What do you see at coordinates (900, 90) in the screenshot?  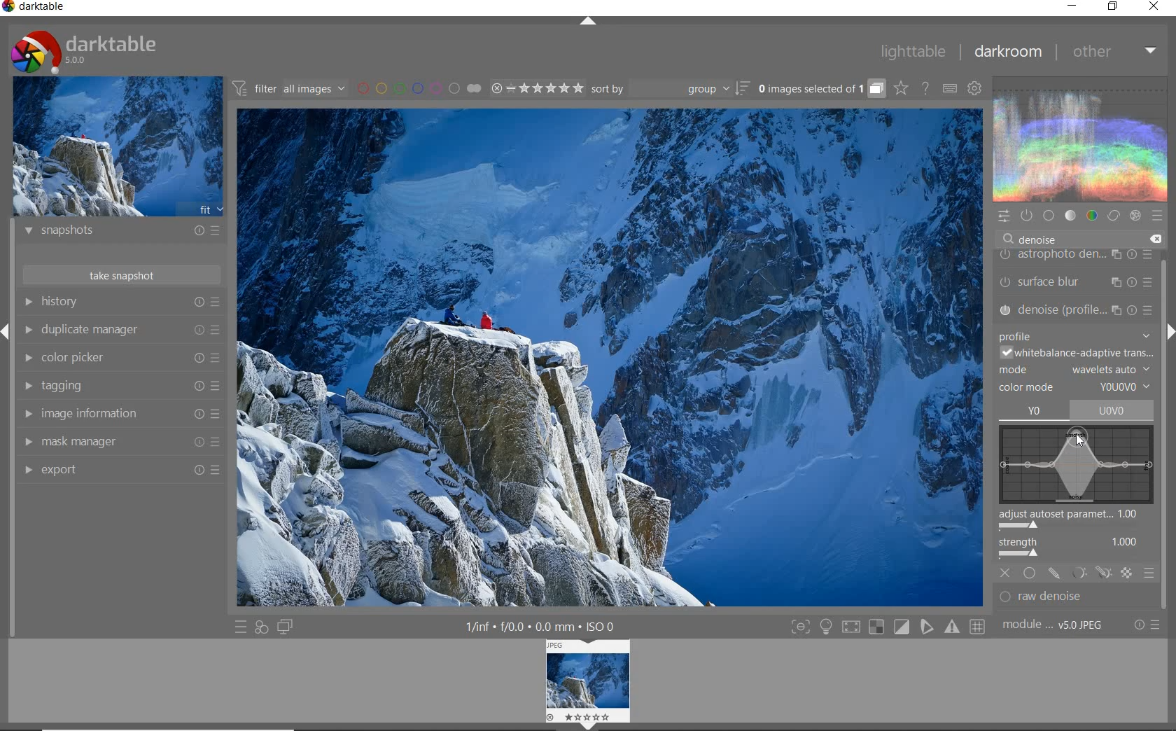 I see `click to change overlays on thumbnails` at bounding box center [900, 90].